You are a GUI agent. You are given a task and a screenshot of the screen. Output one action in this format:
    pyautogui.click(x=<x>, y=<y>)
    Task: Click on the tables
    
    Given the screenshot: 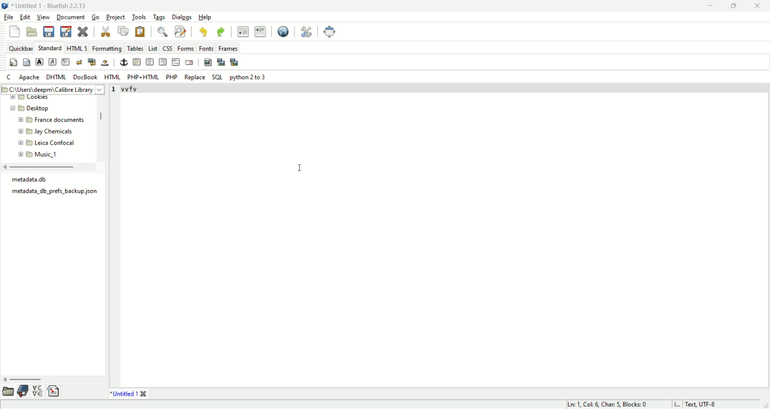 What is the action you would take?
    pyautogui.click(x=135, y=48)
    